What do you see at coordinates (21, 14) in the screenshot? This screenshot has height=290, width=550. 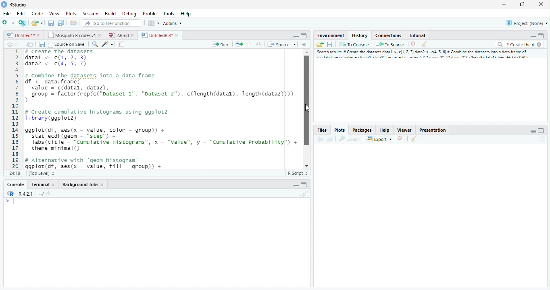 I see `Edit` at bounding box center [21, 14].